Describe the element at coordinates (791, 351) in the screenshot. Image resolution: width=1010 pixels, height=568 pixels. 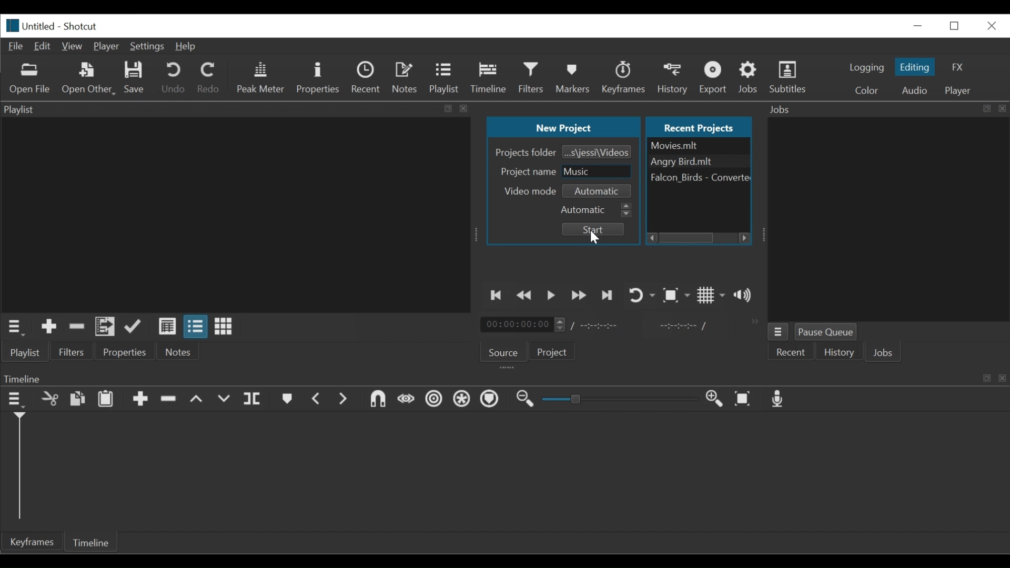
I see `Recent` at that location.